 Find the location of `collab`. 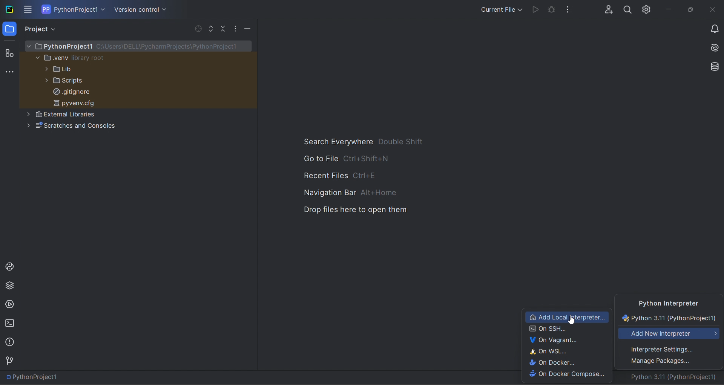

collab is located at coordinates (606, 8).